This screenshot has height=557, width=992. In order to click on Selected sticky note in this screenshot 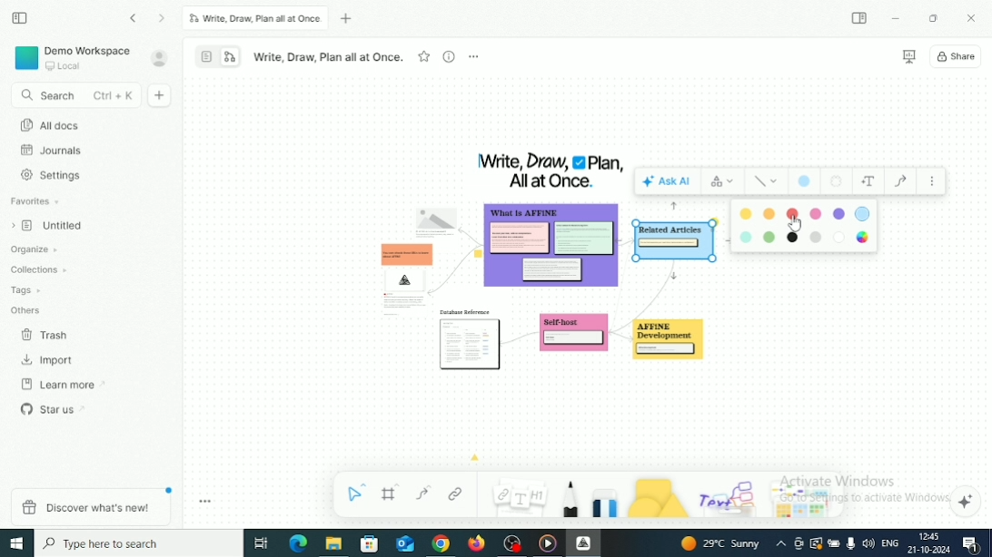, I will do `click(674, 242)`.